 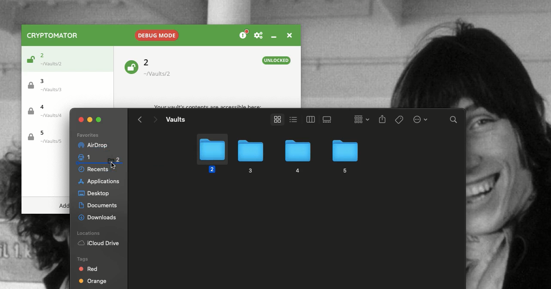 I want to click on Options, so click(x=419, y=119).